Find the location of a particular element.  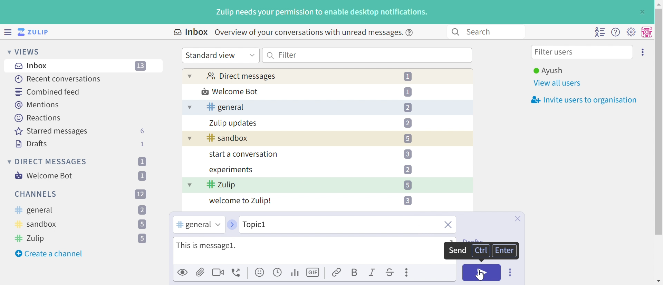

Upload files is located at coordinates (200, 272).